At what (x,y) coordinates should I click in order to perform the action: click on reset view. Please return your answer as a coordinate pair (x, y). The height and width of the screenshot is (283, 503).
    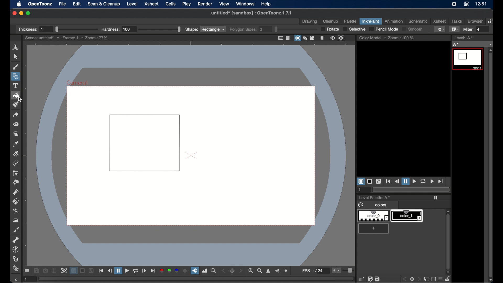
    Looking at the image, I should click on (286, 271).